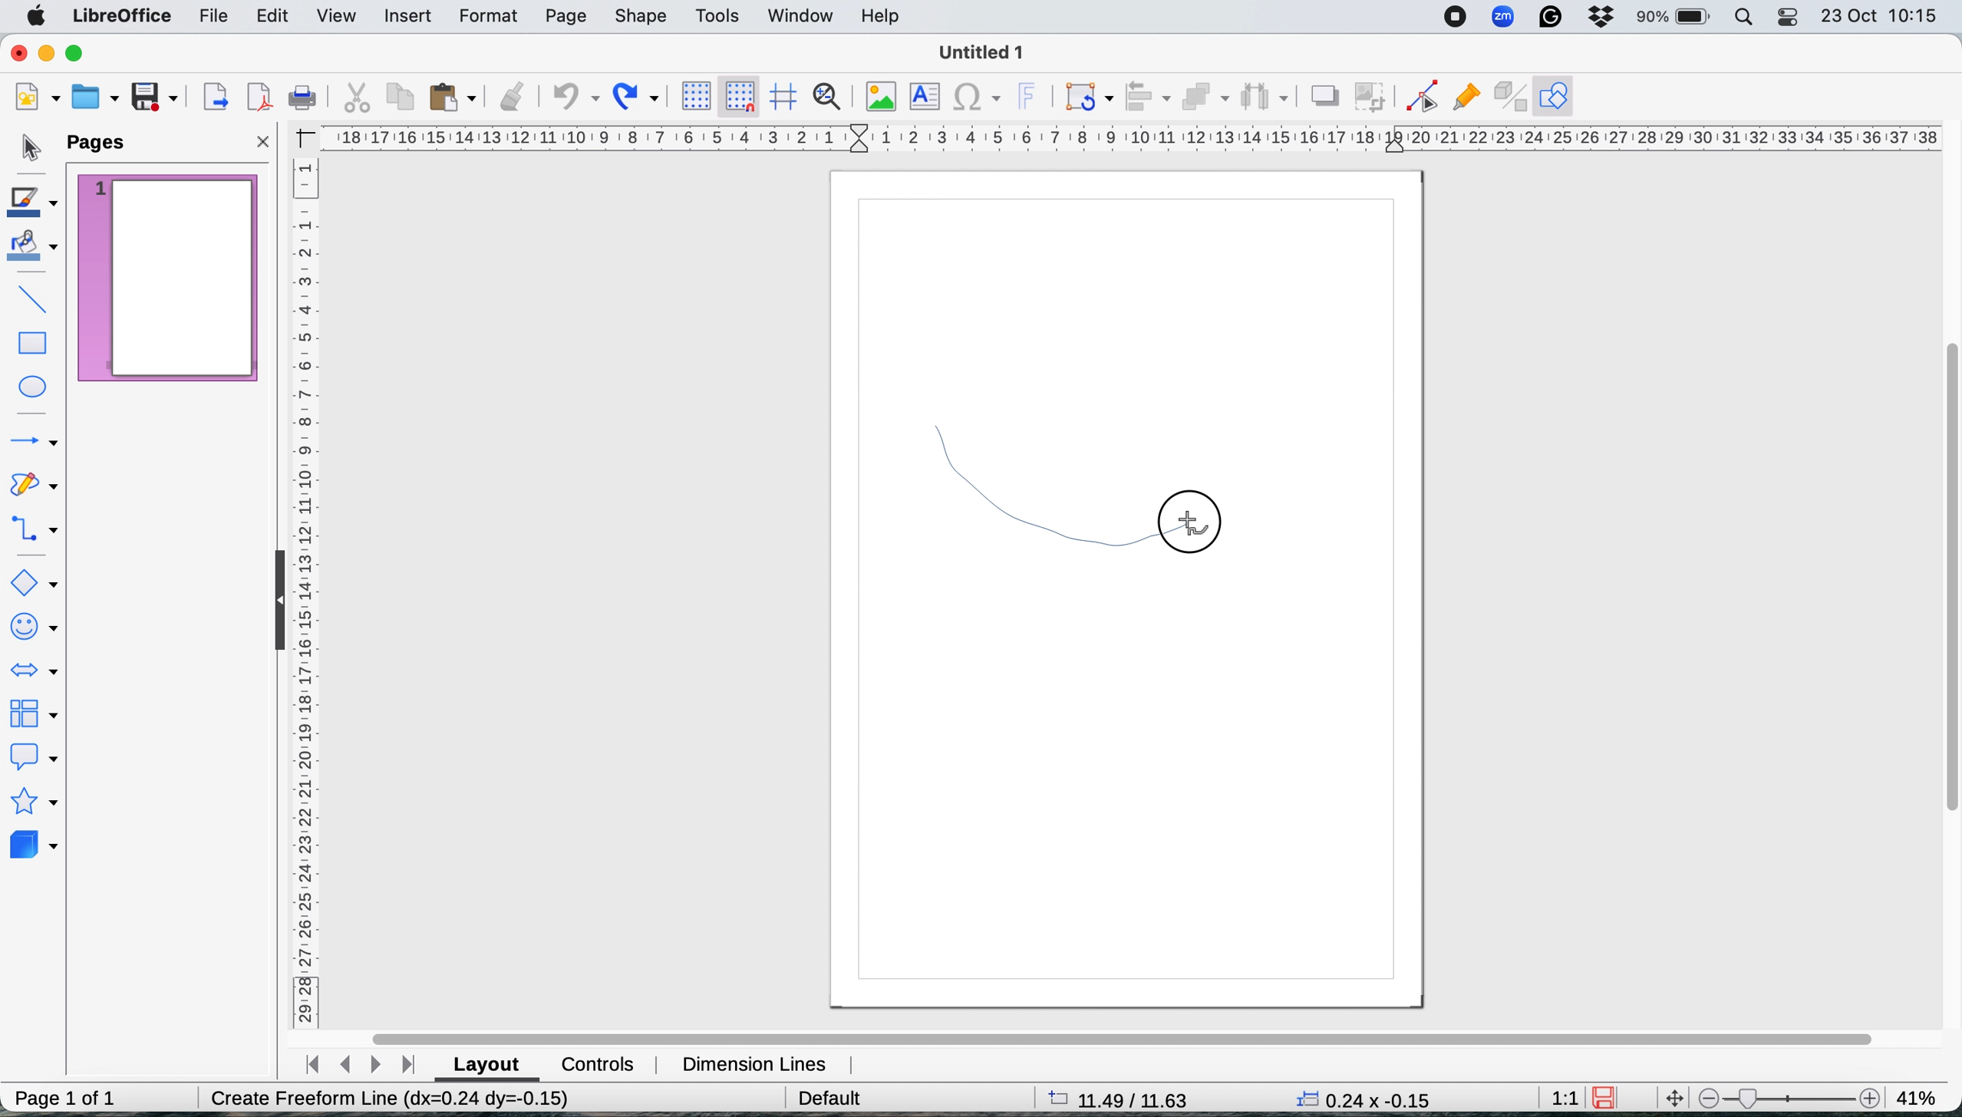 This screenshot has height=1117, width=1962. What do you see at coordinates (272, 609) in the screenshot?
I see `collapse` at bounding box center [272, 609].